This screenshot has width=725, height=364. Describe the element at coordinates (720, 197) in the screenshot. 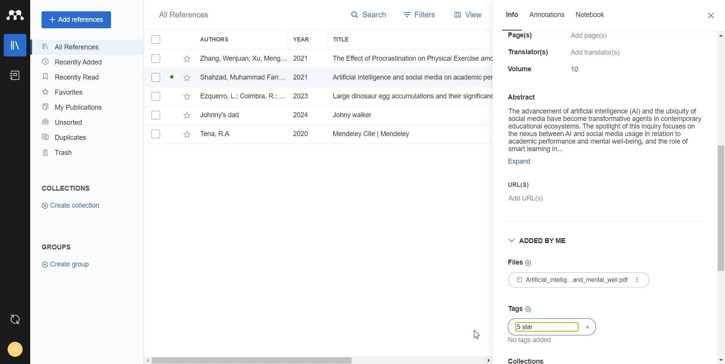

I see `Vertical scroll bar` at that location.